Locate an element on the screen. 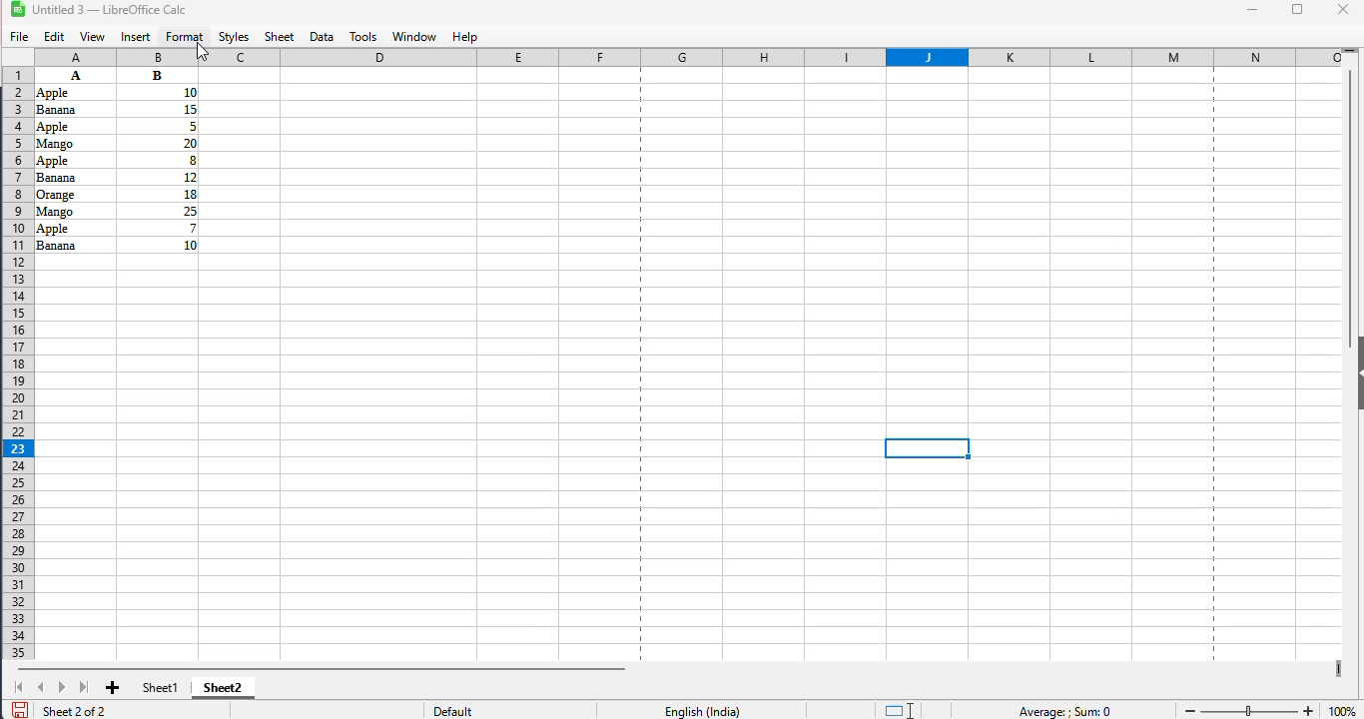   is located at coordinates (158, 142).